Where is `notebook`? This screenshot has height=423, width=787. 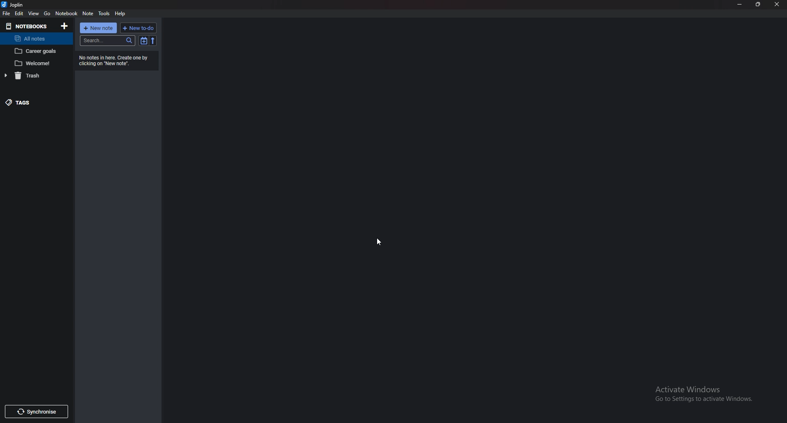
notebook is located at coordinates (66, 14).